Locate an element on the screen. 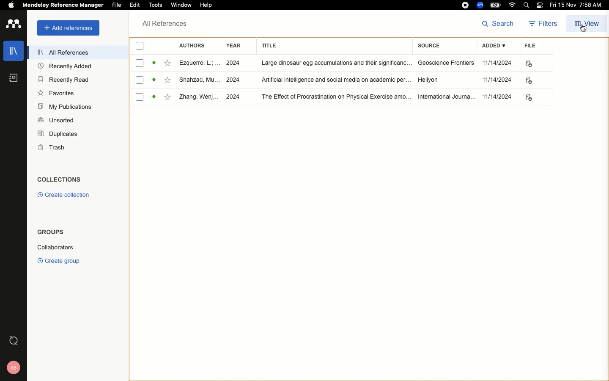 This screenshot has height=381, width=609. File is located at coordinates (117, 5).